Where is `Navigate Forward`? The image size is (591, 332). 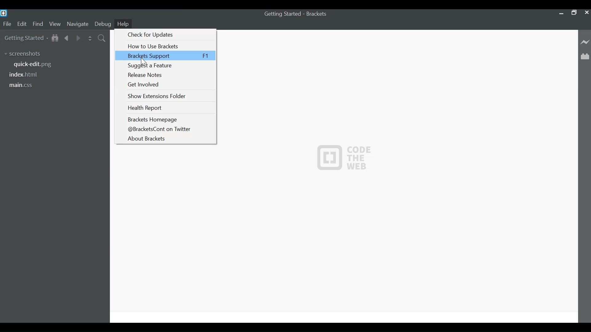 Navigate Forward is located at coordinates (77, 37).